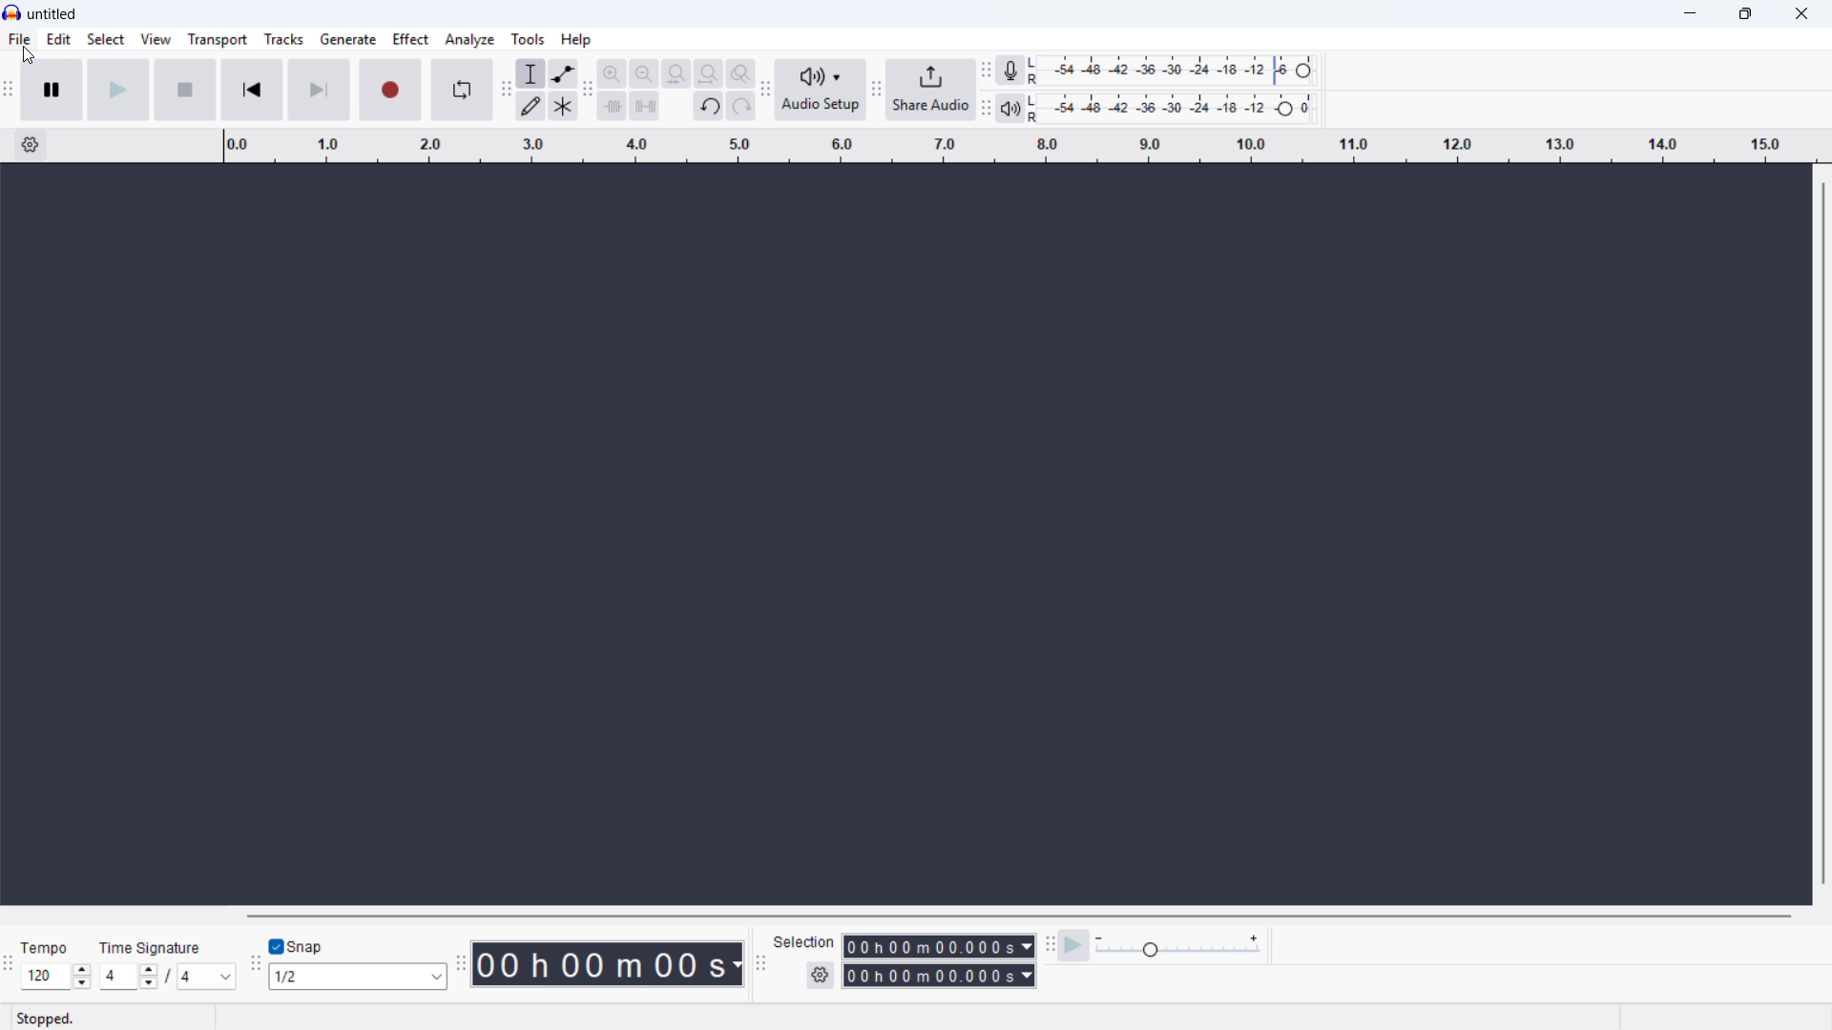  I want to click on Skip to start , so click(251, 91).